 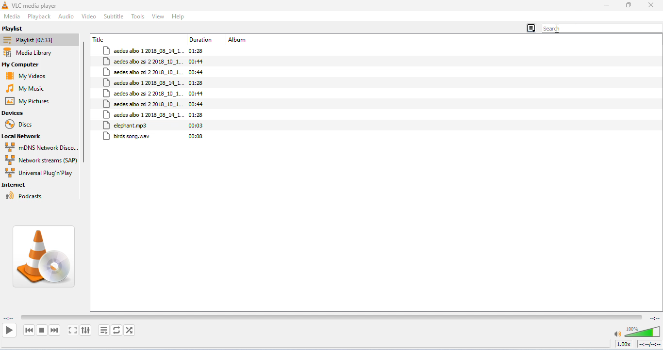 What do you see at coordinates (126, 125) in the screenshot?
I see `elephant.mp3` at bounding box center [126, 125].